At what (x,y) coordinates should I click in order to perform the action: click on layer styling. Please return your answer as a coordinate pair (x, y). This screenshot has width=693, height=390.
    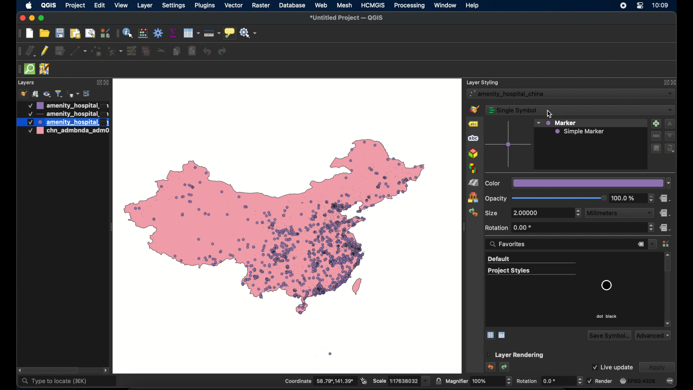
    Looking at the image, I should click on (483, 82).